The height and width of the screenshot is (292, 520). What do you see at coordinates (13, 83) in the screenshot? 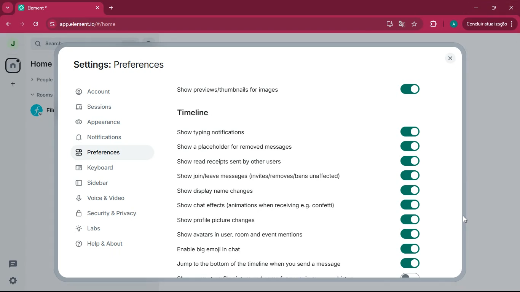
I see `add` at bounding box center [13, 83].